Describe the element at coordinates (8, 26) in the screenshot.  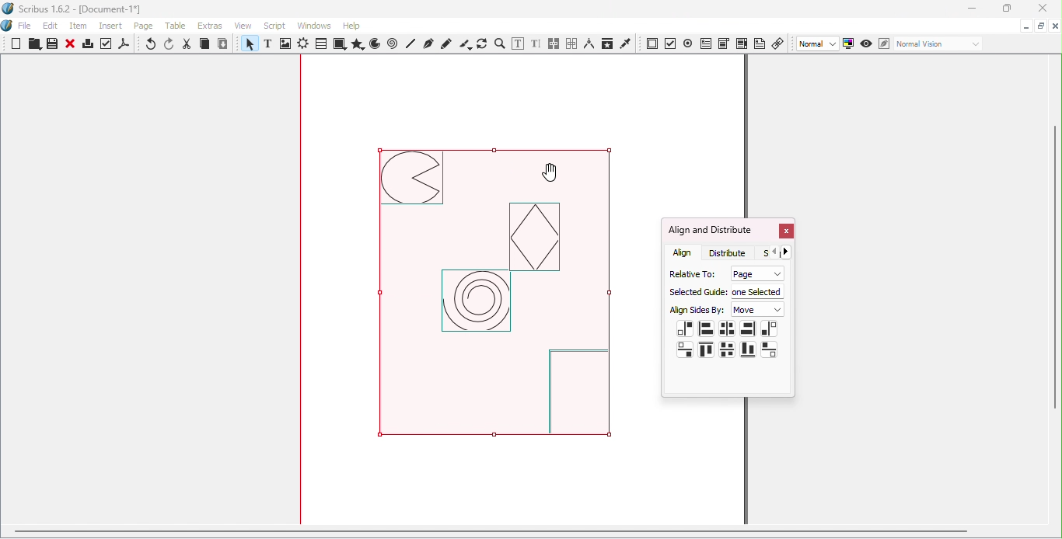
I see `Logo` at that location.